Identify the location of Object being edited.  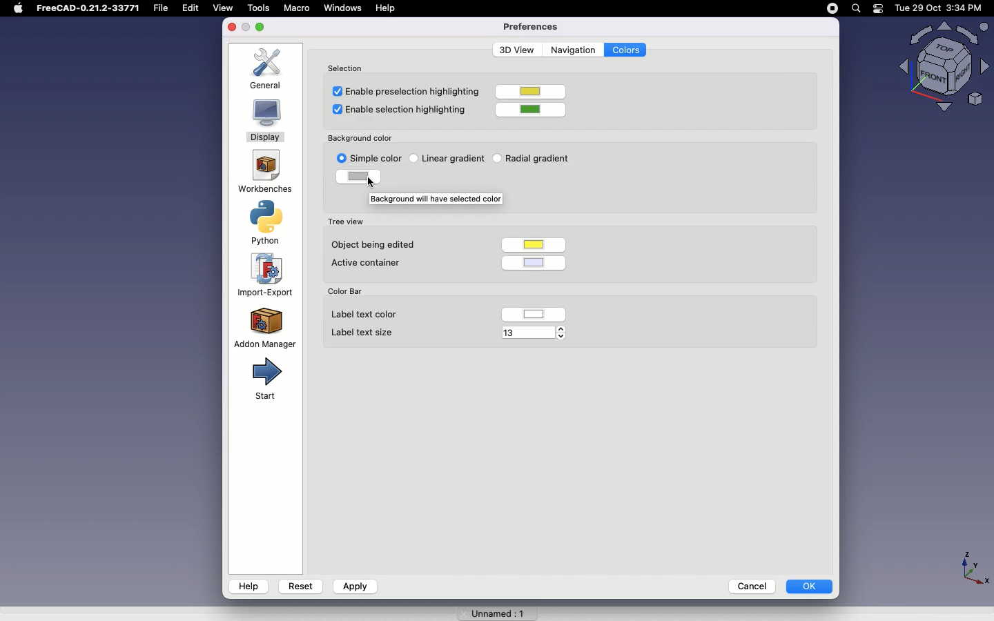
(377, 244).